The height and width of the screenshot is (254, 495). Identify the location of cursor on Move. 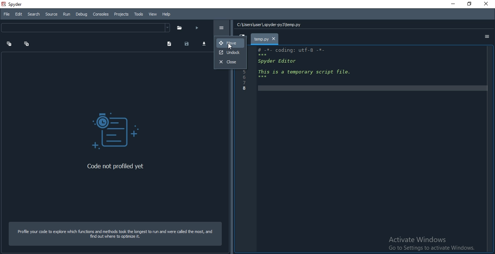
(230, 47).